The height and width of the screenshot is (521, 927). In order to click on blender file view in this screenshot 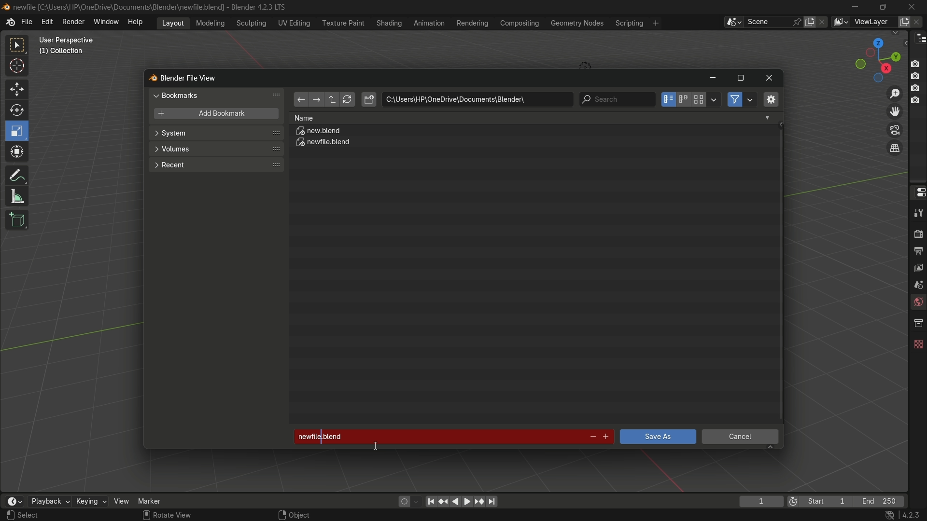, I will do `click(190, 77)`.